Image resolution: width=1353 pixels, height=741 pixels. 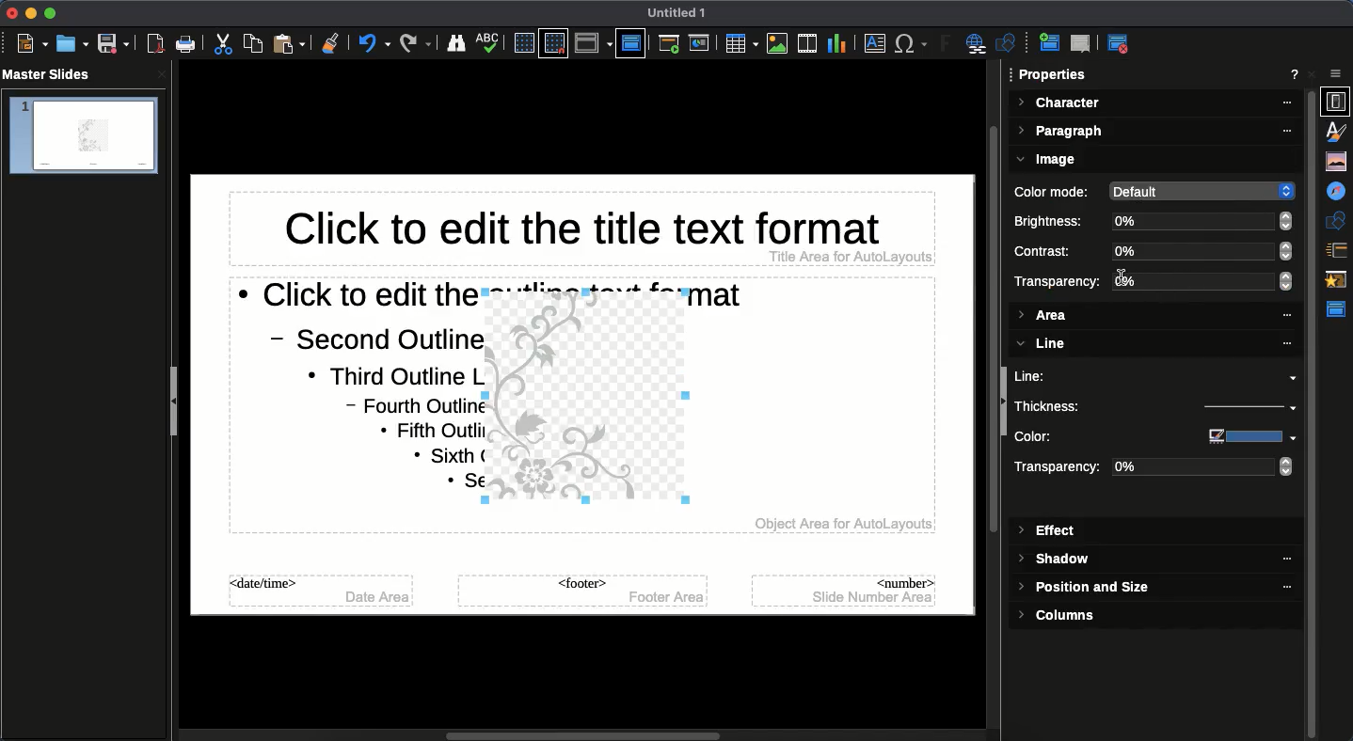 I want to click on vertical scroll bar, so click(x=987, y=397).